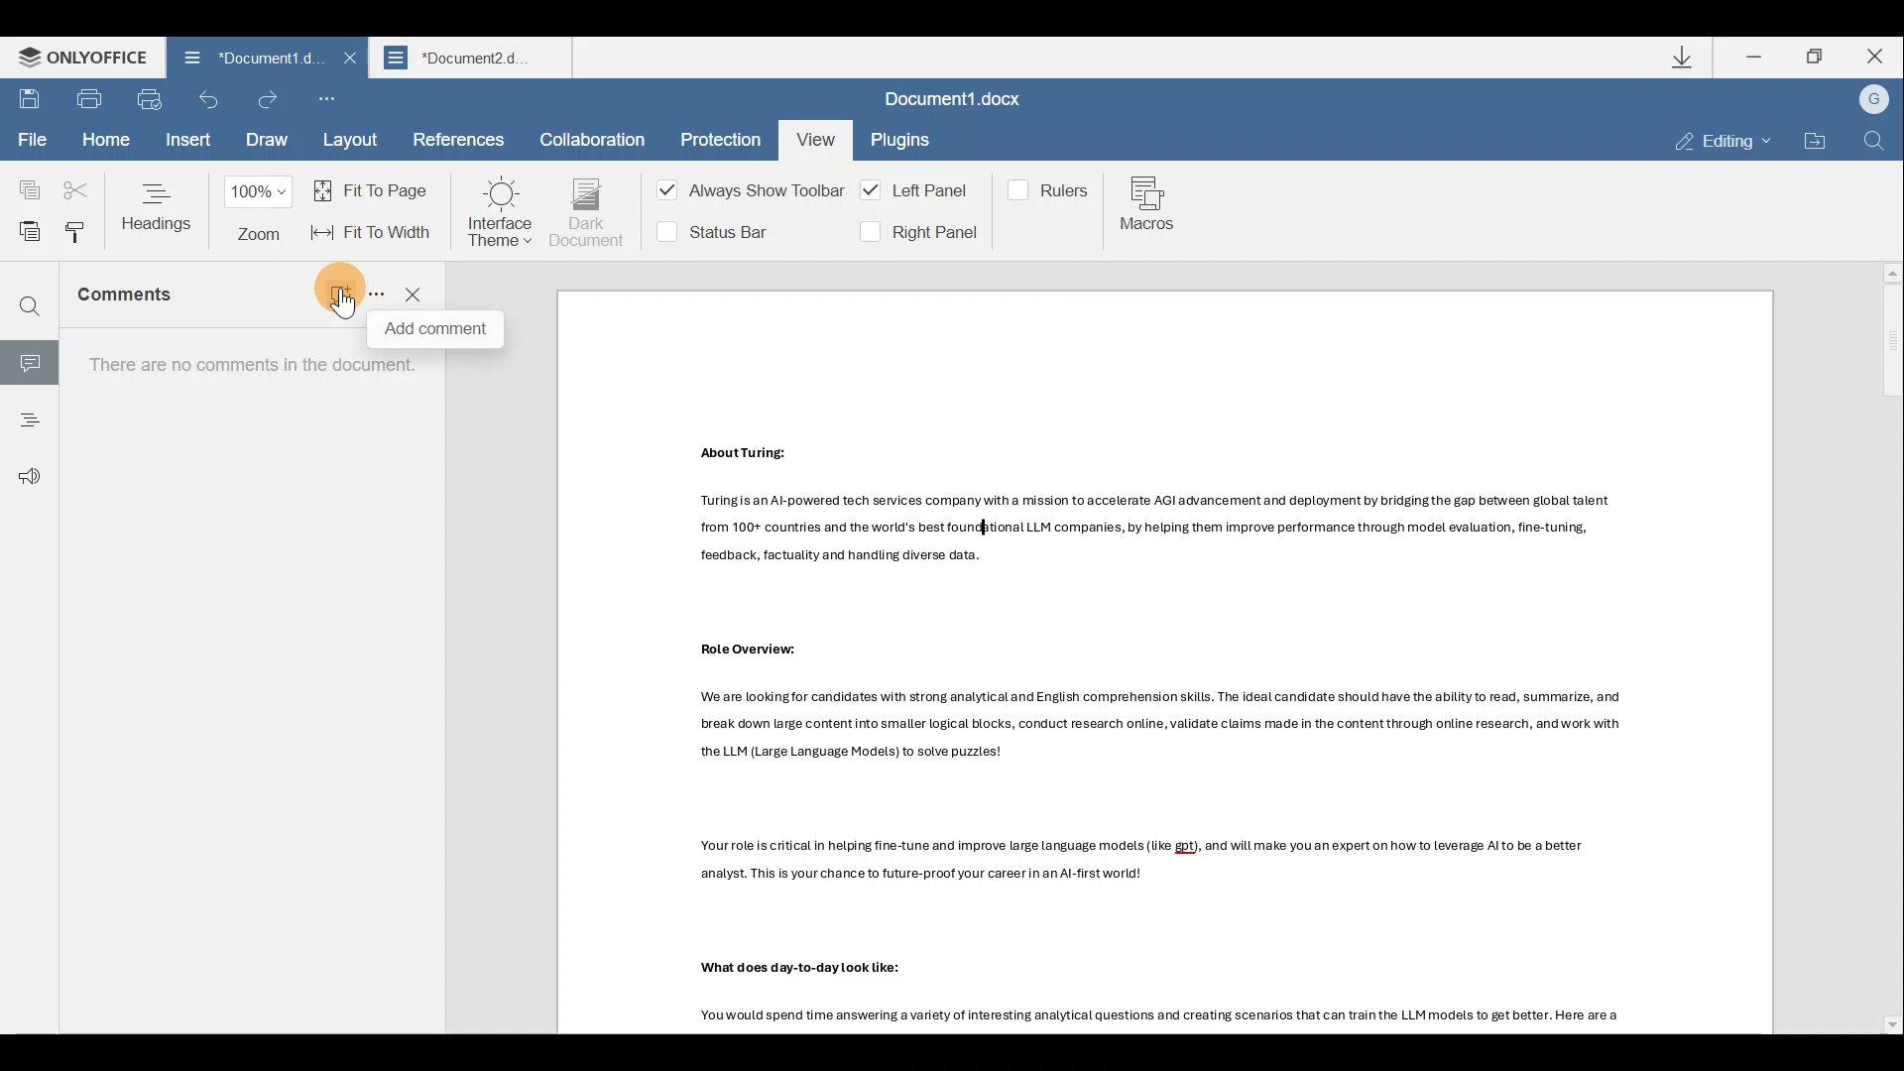 This screenshot has height=1071, width=1904. I want to click on Collaboration, so click(593, 137).